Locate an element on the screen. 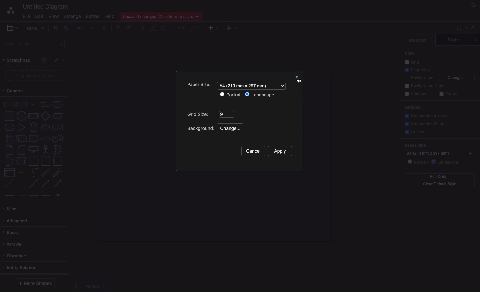  Redo is located at coordinates (92, 28).